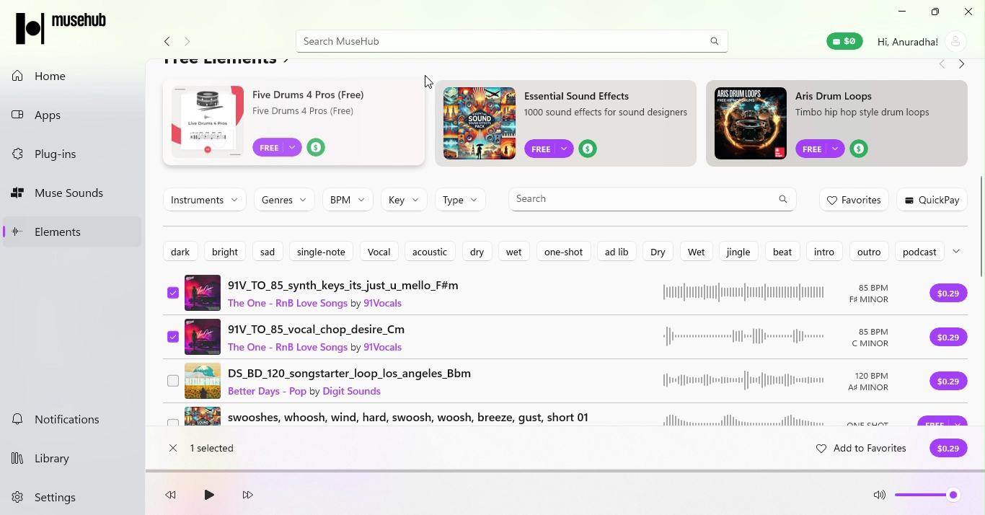 This screenshot has width=985, height=515. What do you see at coordinates (544, 381) in the screenshot?
I see `DS_BD_120_songstarter_loop_los_angeles_bbm` at bounding box center [544, 381].